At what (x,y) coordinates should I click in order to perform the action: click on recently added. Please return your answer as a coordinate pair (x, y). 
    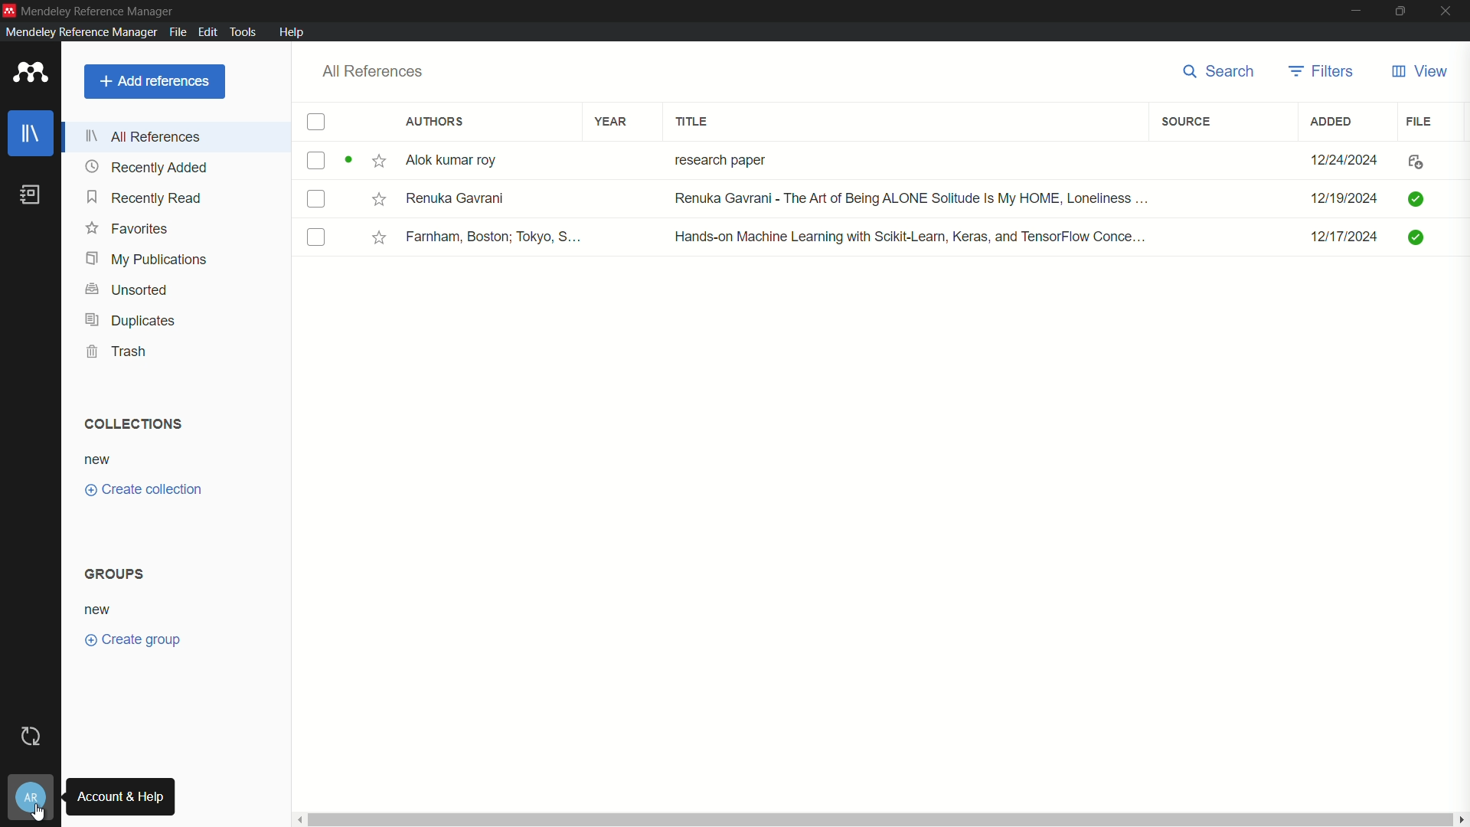
    Looking at the image, I should click on (147, 167).